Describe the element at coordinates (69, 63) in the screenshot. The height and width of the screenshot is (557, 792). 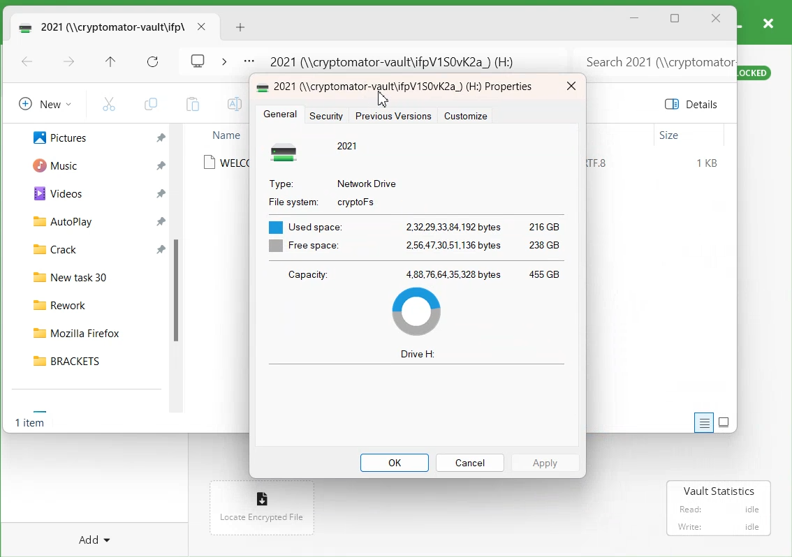
I see `Go forward` at that location.